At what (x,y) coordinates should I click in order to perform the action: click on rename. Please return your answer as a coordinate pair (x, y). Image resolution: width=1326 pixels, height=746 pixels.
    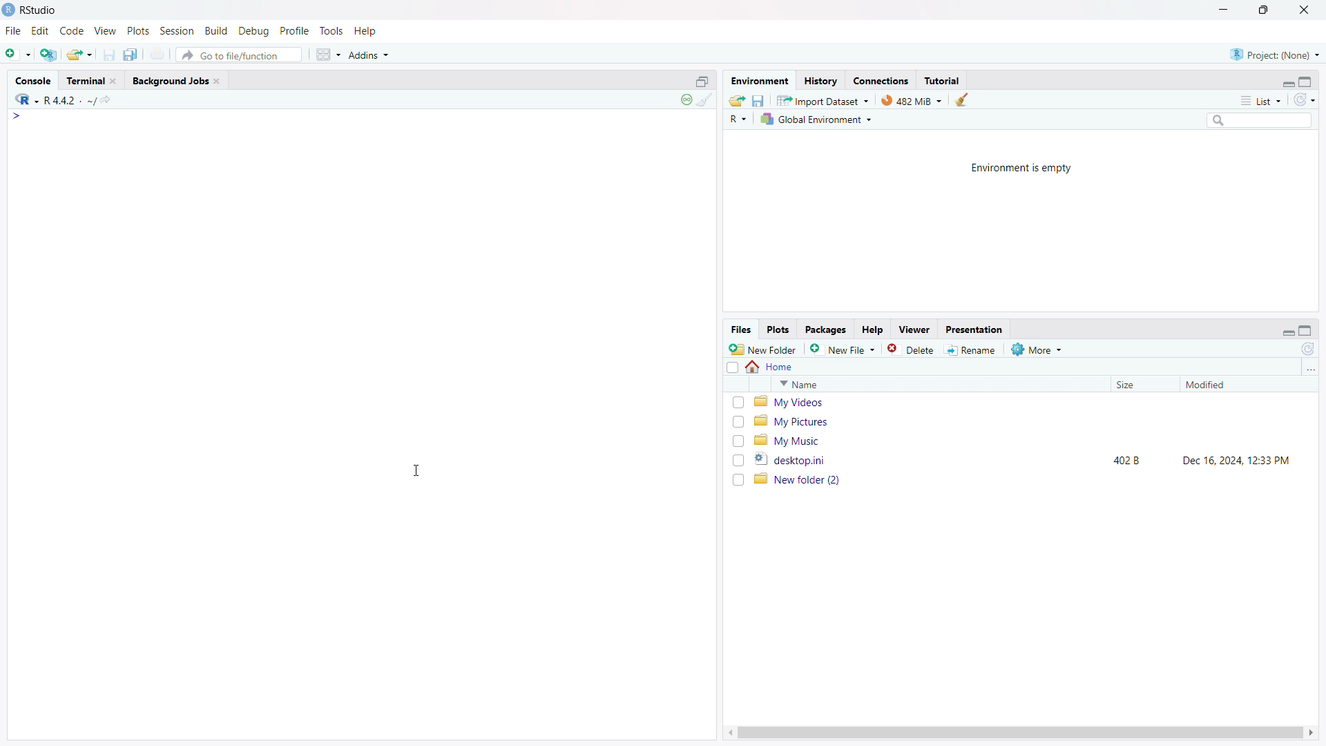
    Looking at the image, I should click on (973, 350).